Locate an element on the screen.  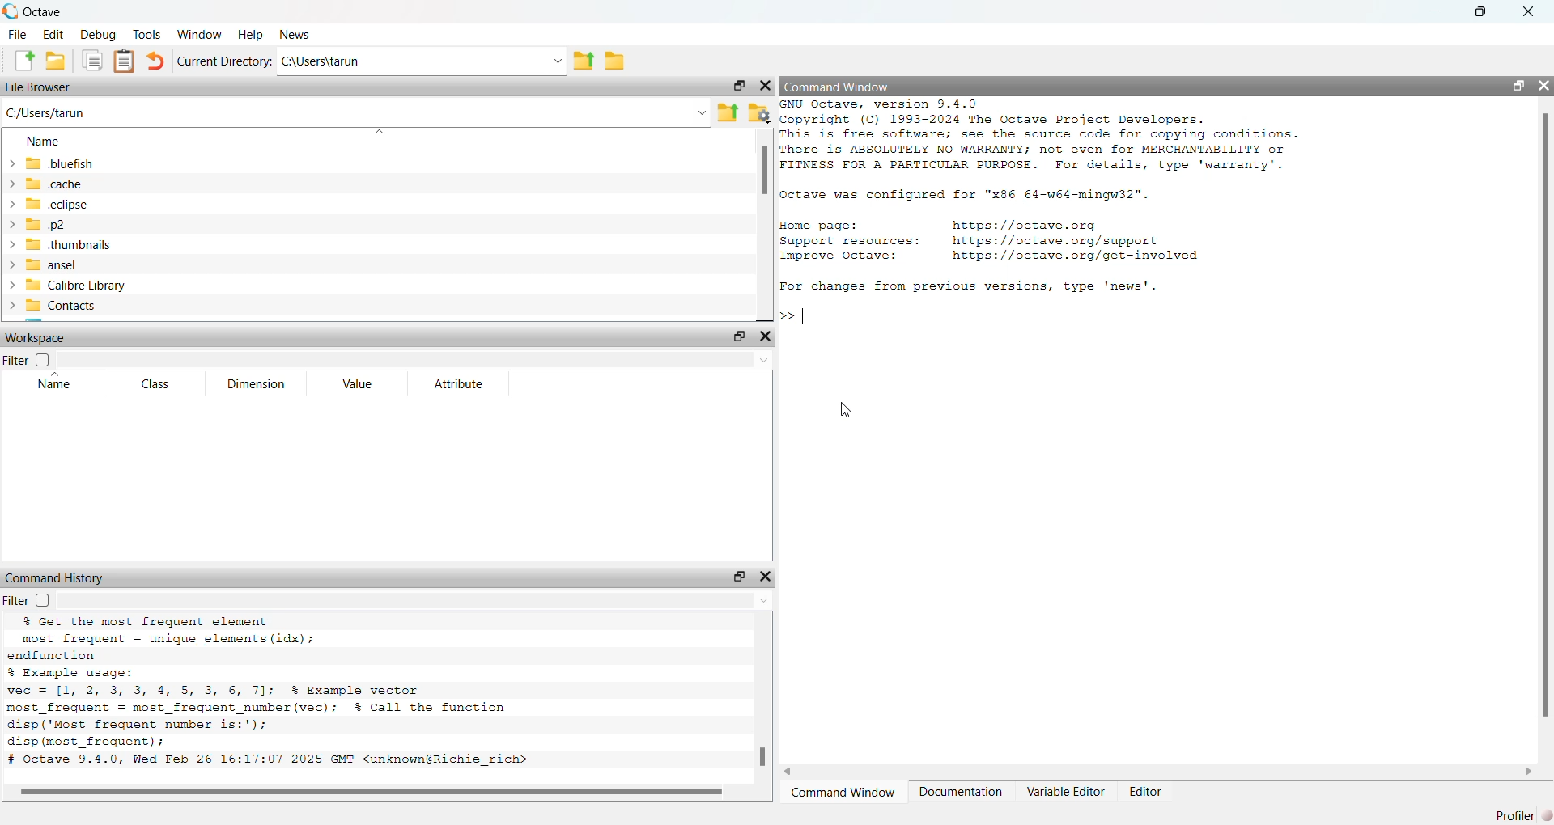
expand/collapse is located at coordinates (11, 285).